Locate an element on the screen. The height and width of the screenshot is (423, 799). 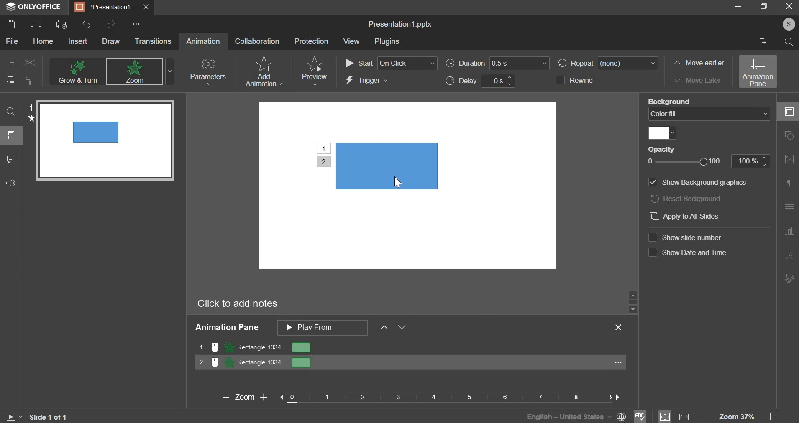
presentation is located at coordinates (110, 8).